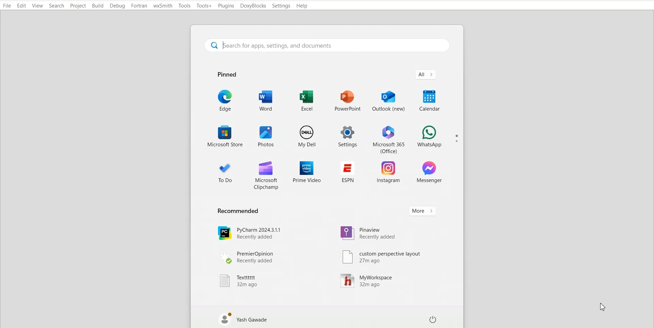 This screenshot has width=654, height=328. Describe the element at coordinates (307, 101) in the screenshot. I see `Excel` at that location.